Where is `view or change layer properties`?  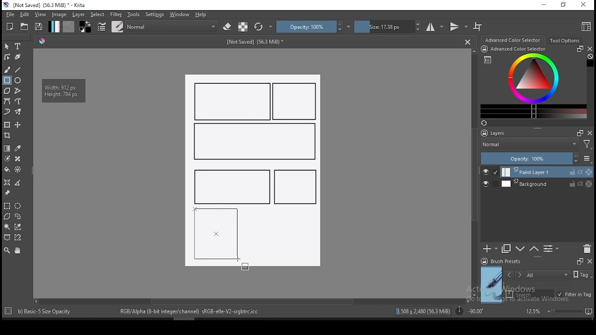 view or change layer properties is located at coordinates (551, 248).